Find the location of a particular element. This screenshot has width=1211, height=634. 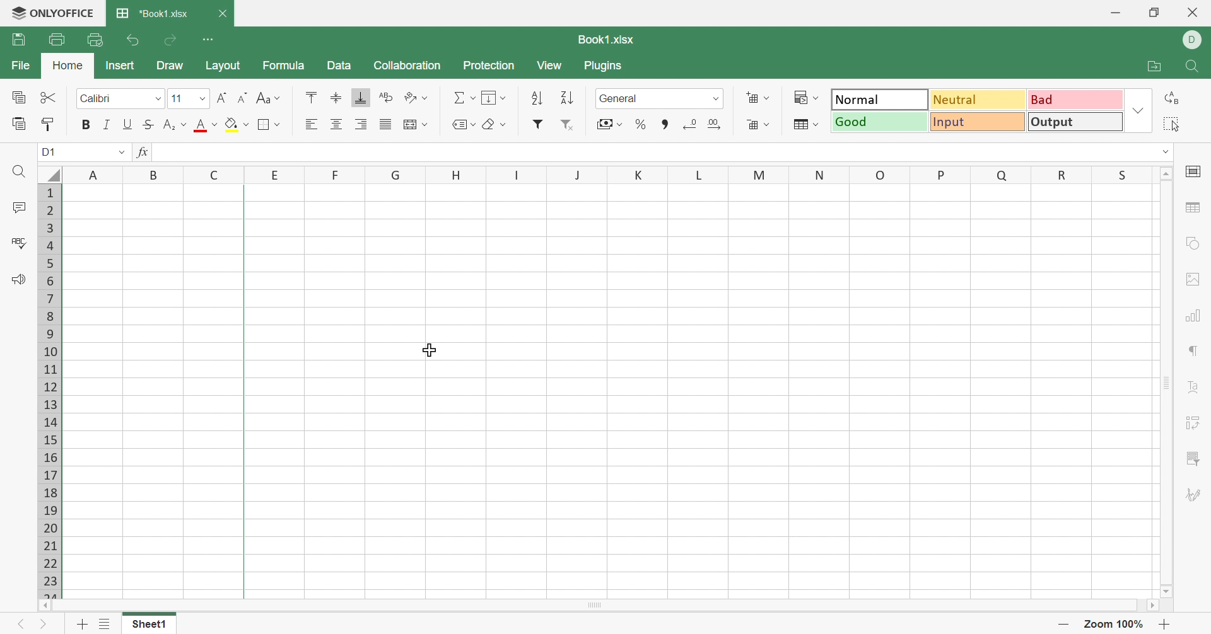

Drop Down is located at coordinates (818, 123).